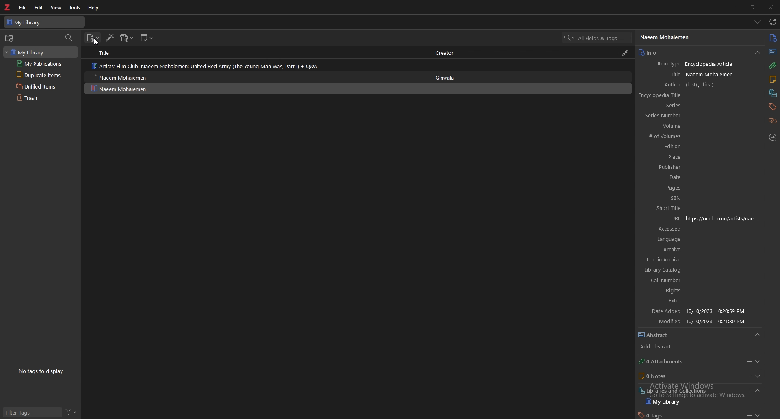 Image resolution: width=780 pixels, height=419 pixels. Describe the element at coordinates (773, 37) in the screenshot. I see `info` at that location.